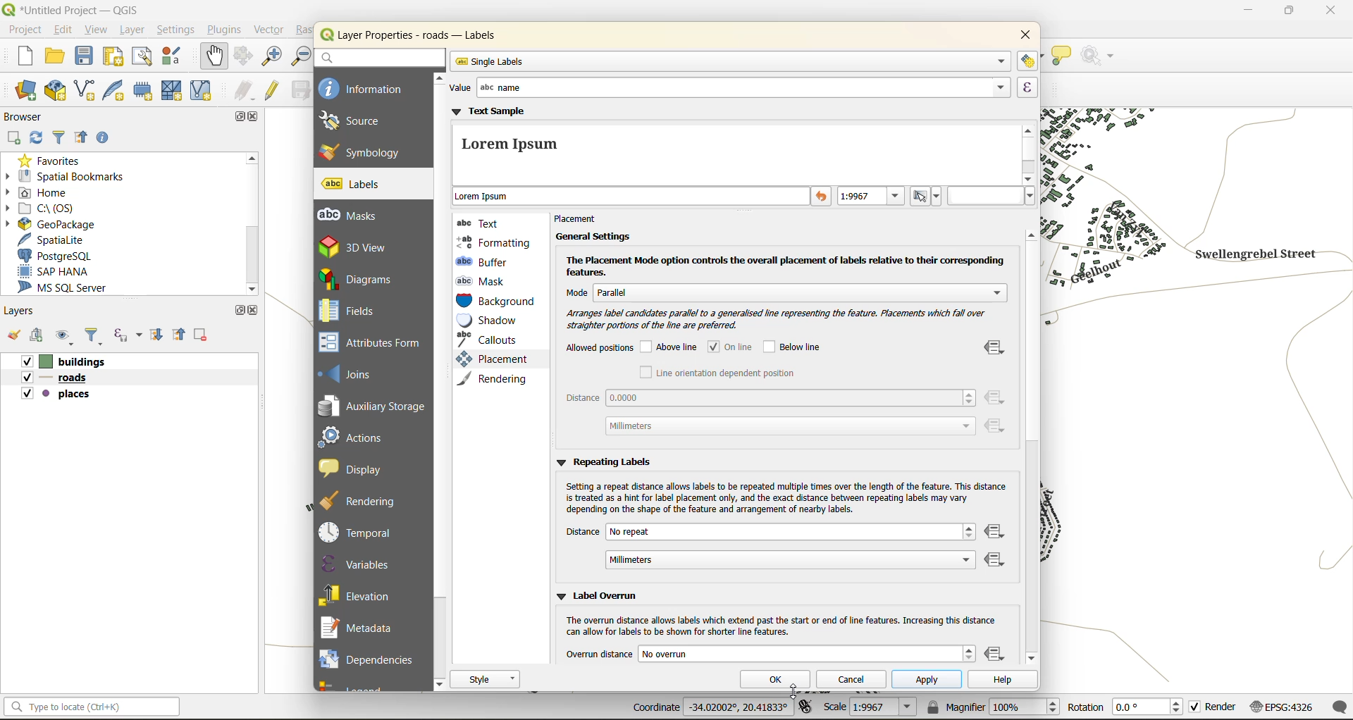 The height and width of the screenshot is (720, 1353). Describe the element at coordinates (358, 564) in the screenshot. I see `variables` at that location.